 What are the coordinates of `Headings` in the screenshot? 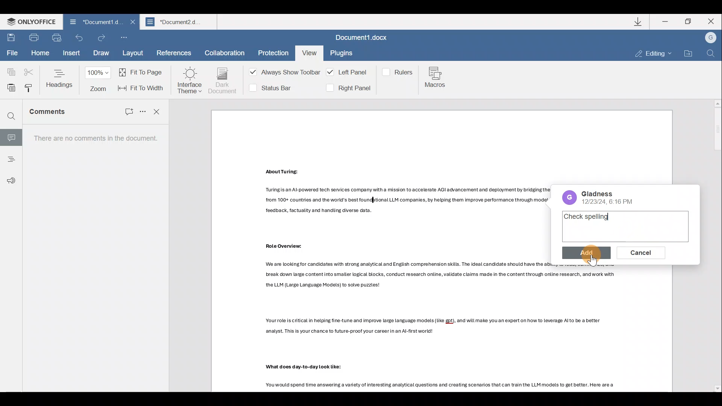 It's located at (60, 78).